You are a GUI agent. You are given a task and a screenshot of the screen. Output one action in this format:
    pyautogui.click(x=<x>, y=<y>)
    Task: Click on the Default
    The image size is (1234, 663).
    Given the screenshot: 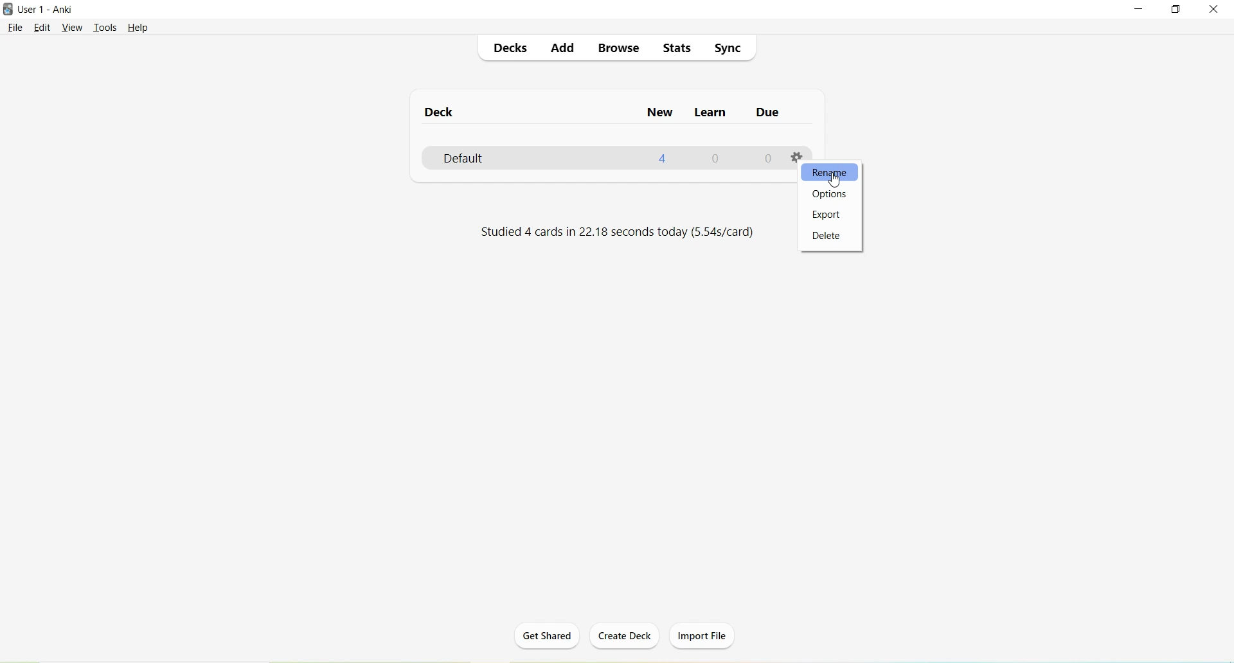 What is the action you would take?
    pyautogui.click(x=485, y=158)
    